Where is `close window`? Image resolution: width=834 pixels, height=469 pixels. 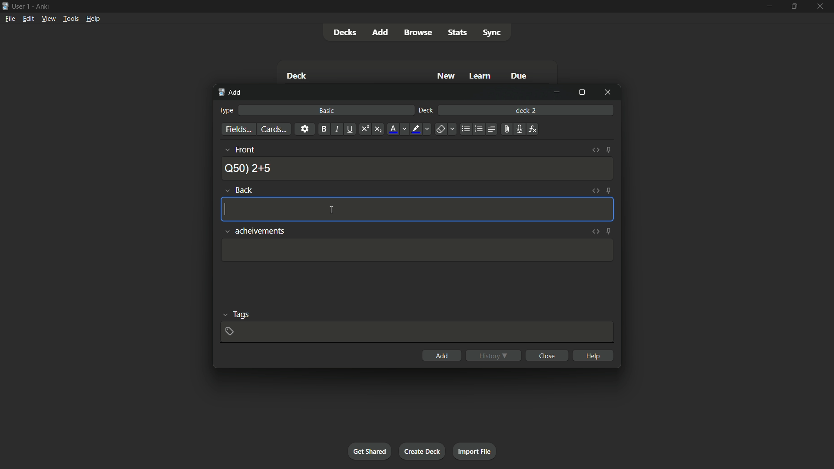
close window is located at coordinates (607, 93).